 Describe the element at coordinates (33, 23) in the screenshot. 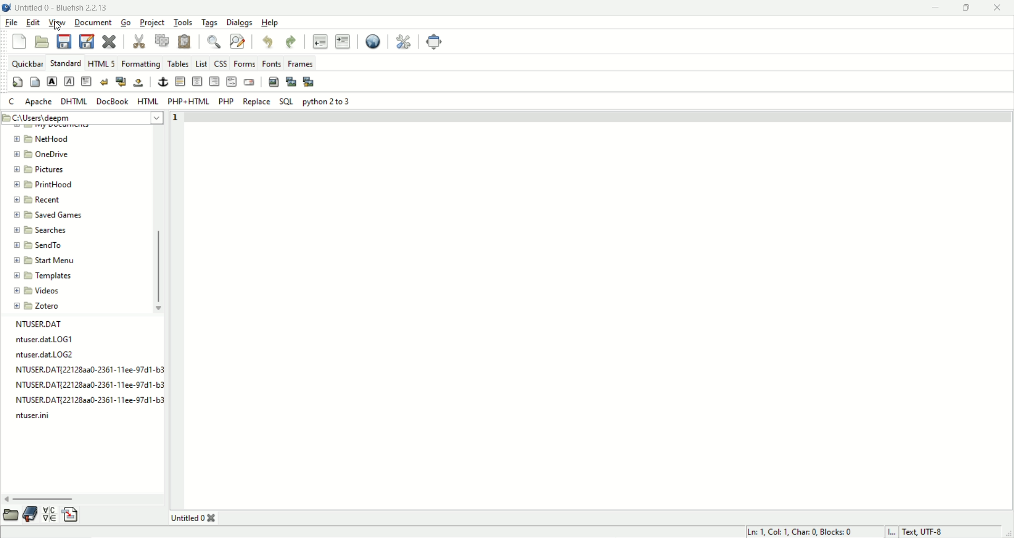

I see `edit` at that location.